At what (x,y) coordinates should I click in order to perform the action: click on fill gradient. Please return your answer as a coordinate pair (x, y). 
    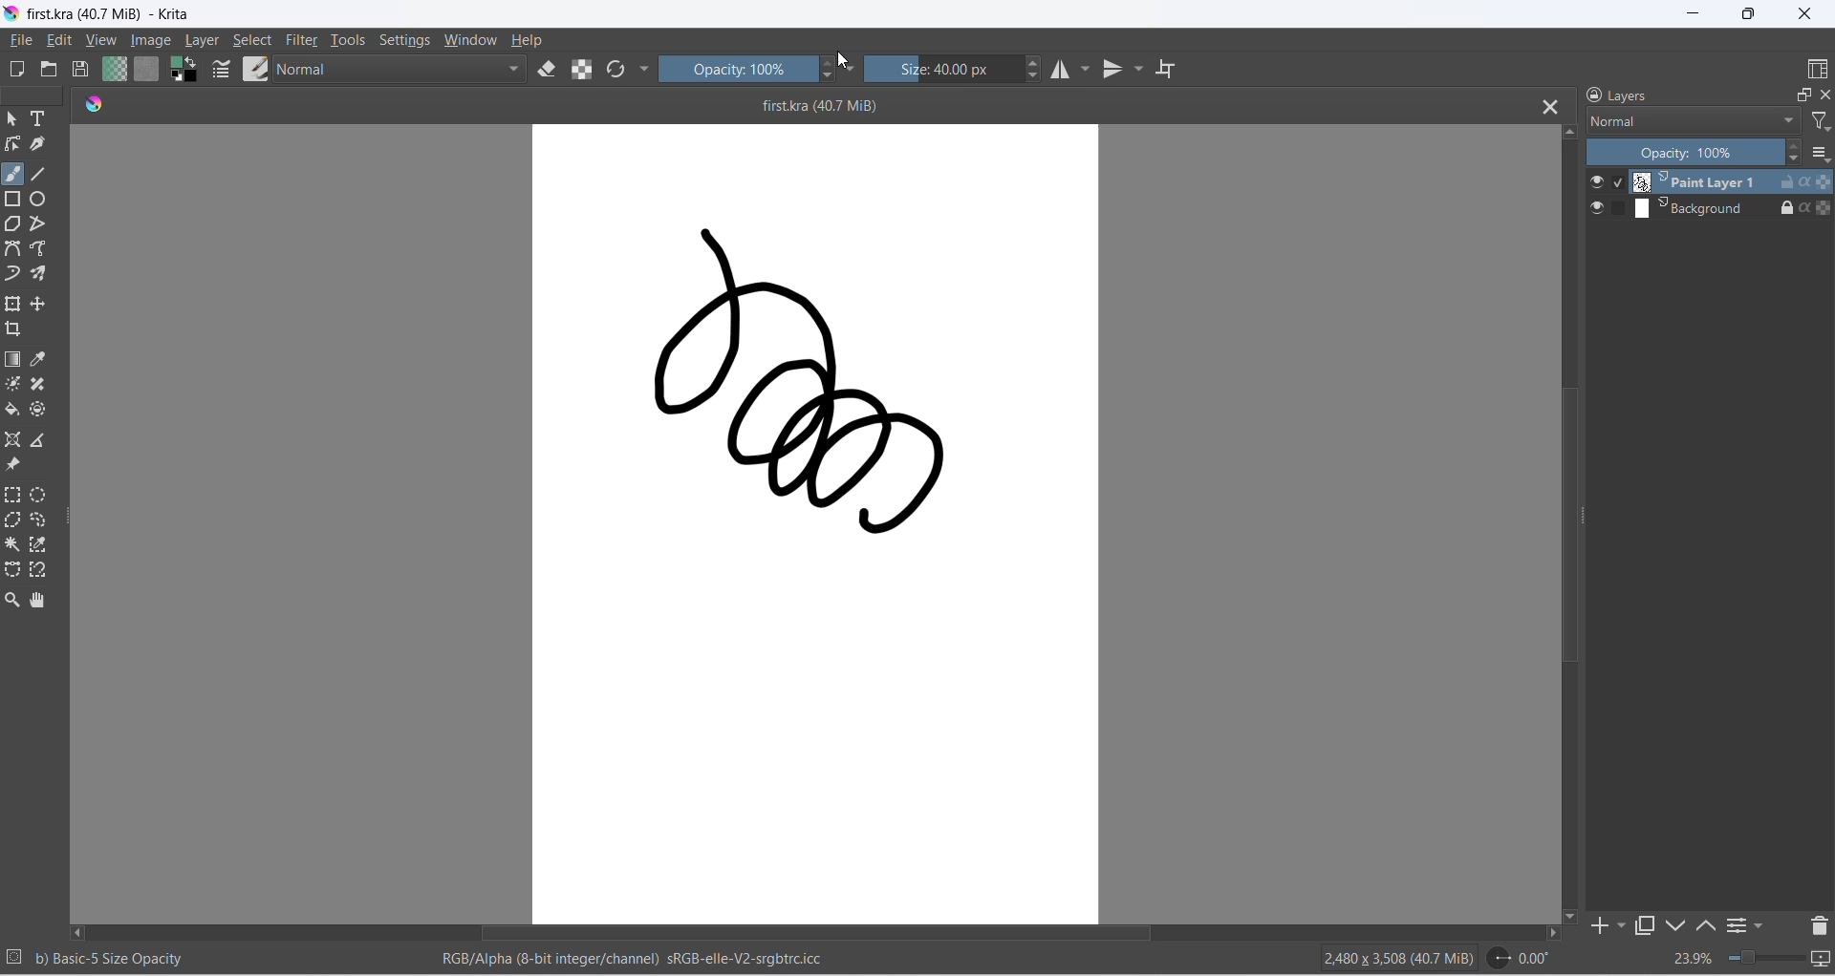
    Looking at the image, I should click on (113, 69).